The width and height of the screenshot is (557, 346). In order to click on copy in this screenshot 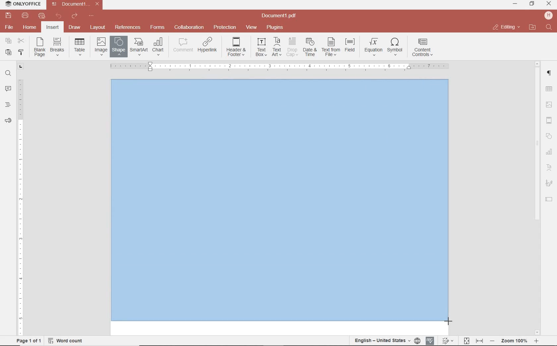, I will do `click(8, 41)`.